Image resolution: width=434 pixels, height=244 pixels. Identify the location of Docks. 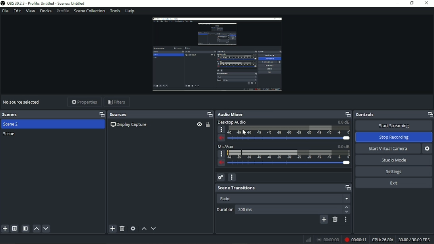
(46, 11).